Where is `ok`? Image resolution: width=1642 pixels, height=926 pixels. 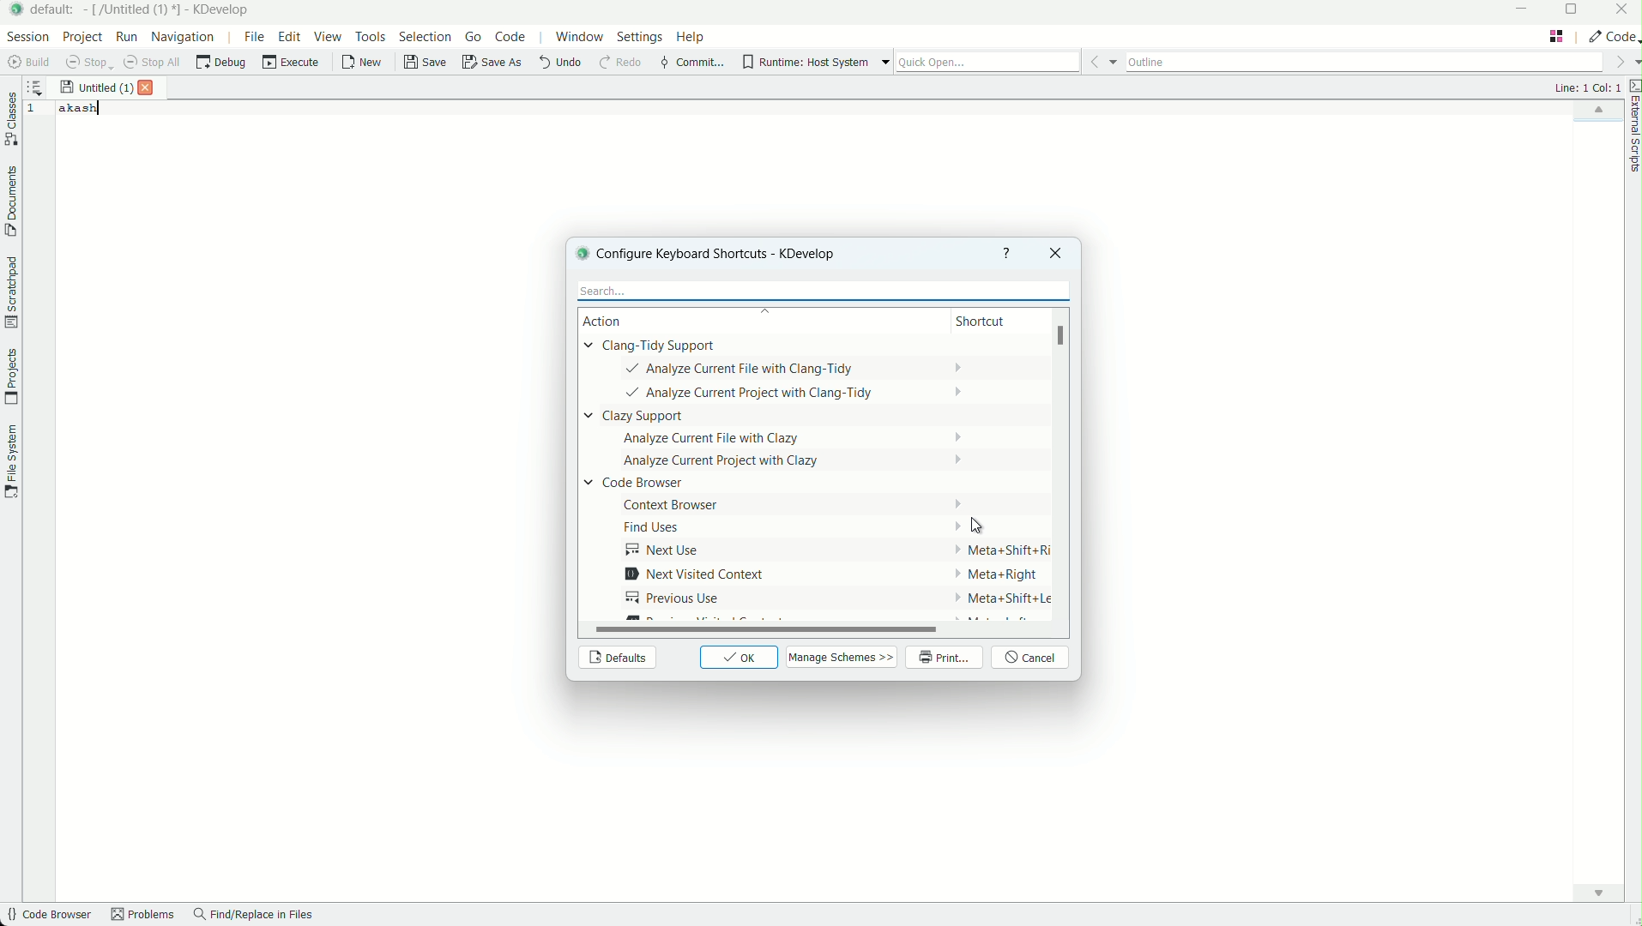 ok is located at coordinates (740, 658).